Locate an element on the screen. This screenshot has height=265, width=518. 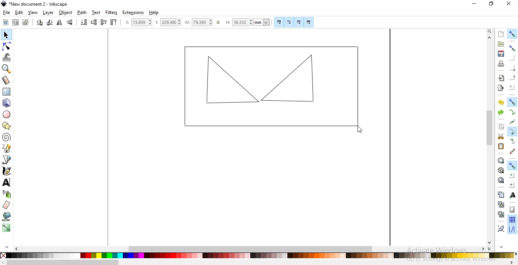
create and edit text objects is located at coordinates (7, 183).